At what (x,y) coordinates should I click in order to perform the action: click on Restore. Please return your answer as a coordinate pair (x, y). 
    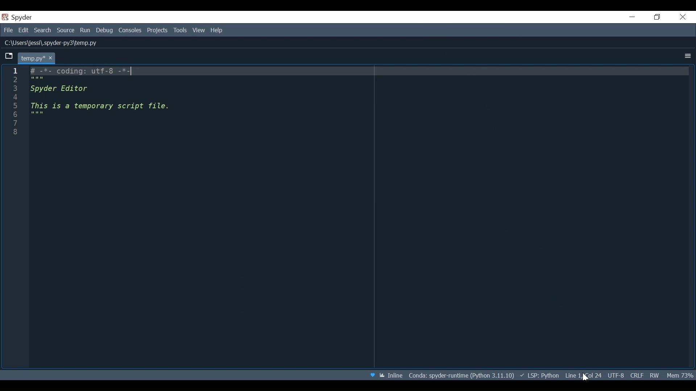
    Looking at the image, I should click on (658, 17).